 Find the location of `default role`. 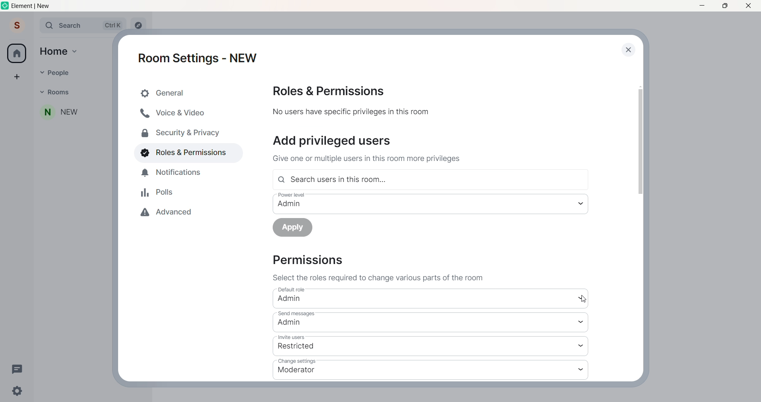

default role is located at coordinates (420, 297).